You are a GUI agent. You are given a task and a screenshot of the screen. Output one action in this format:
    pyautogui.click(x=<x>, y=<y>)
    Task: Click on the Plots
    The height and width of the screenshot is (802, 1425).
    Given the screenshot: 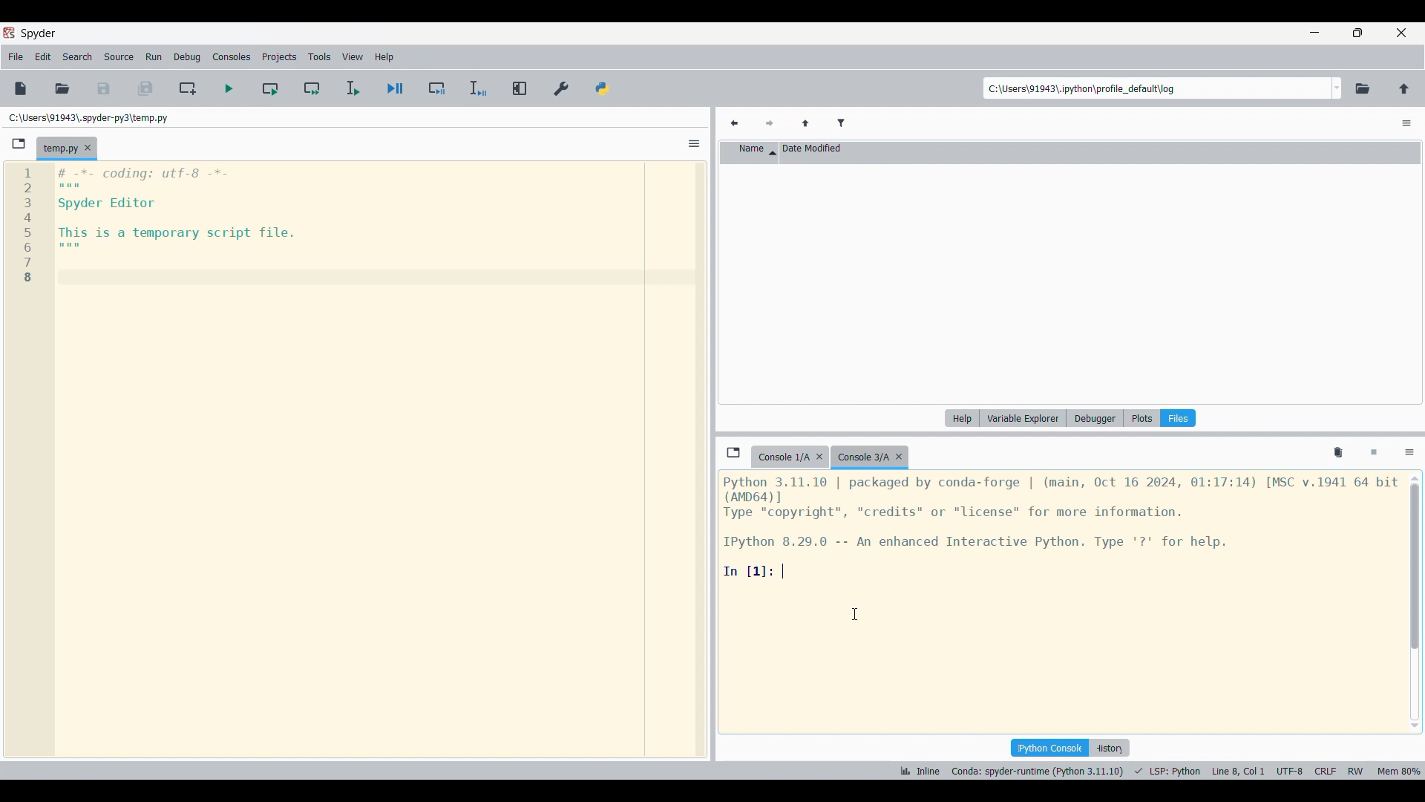 What is the action you would take?
    pyautogui.click(x=1141, y=418)
    